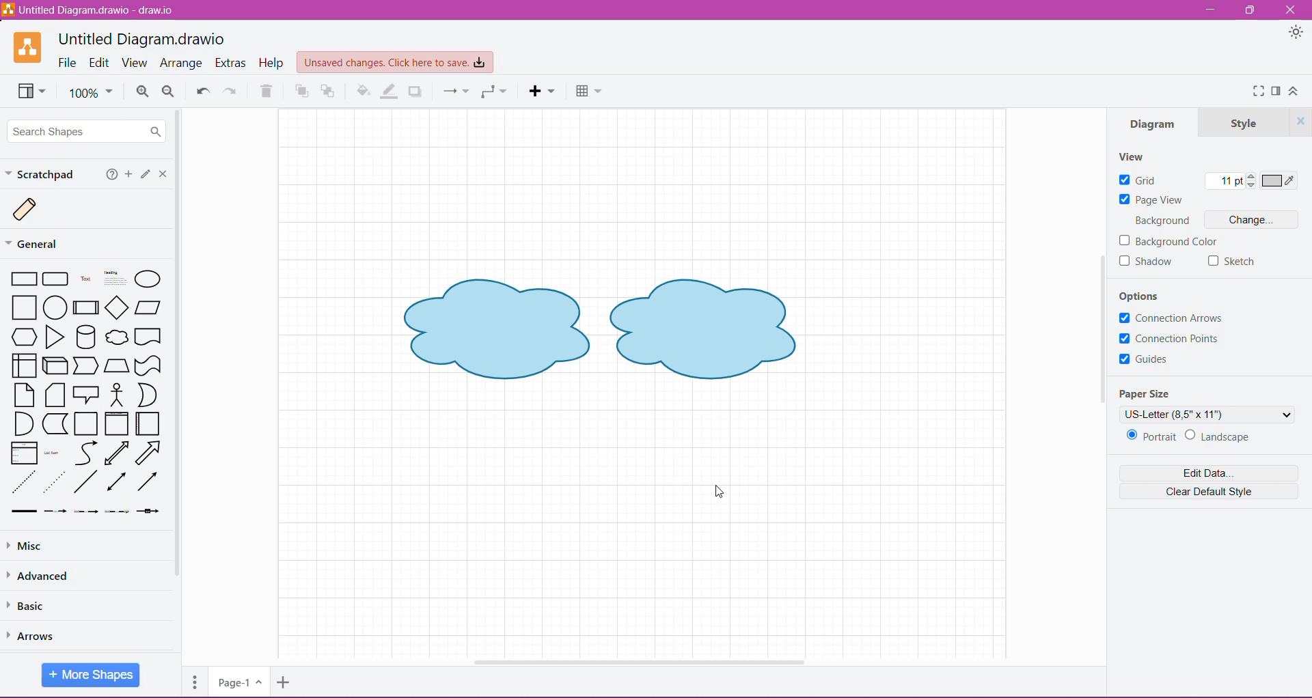  I want to click on To Back, so click(329, 92).